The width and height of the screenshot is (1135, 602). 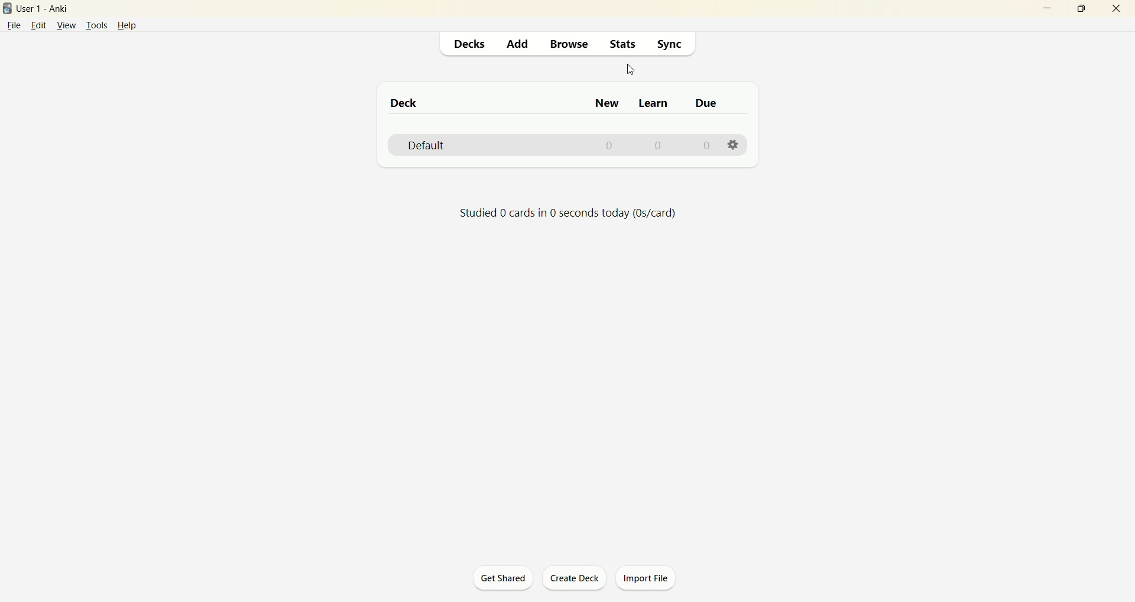 I want to click on minimize, so click(x=1042, y=10).